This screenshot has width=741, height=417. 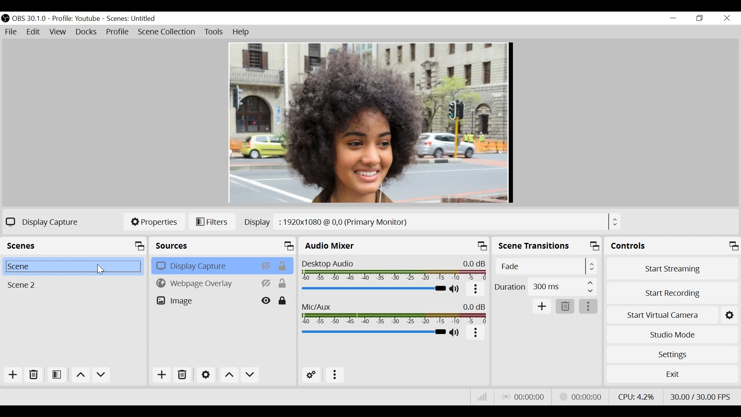 I want to click on Edit, so click(x=33, y=32).